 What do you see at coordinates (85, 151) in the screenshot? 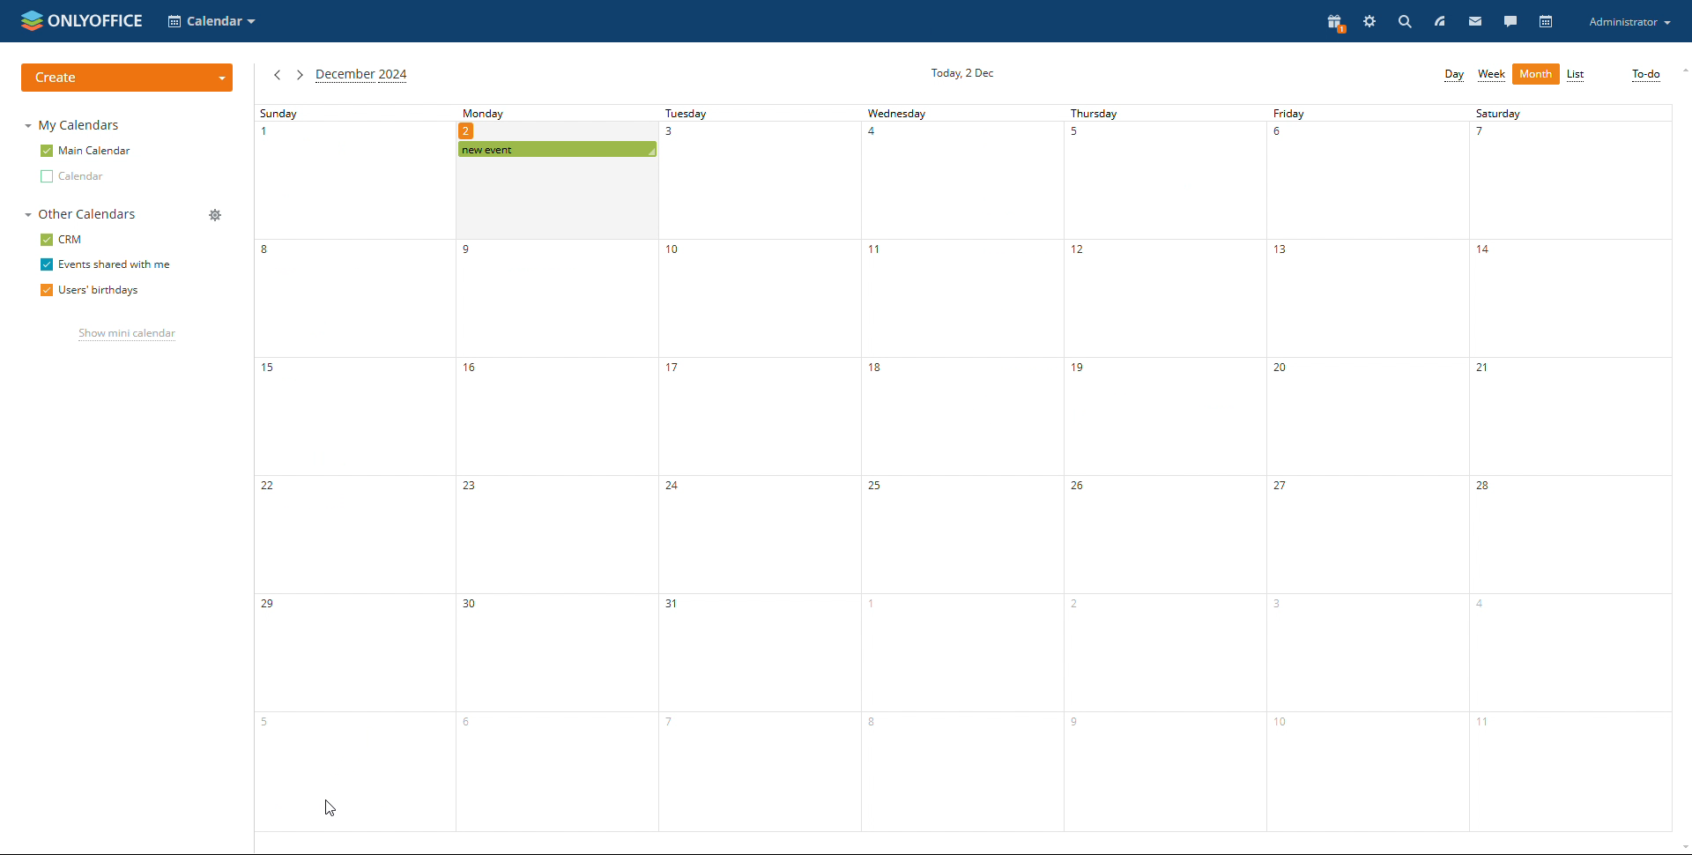
I see `main calendar` at bounding box center [85, 151].